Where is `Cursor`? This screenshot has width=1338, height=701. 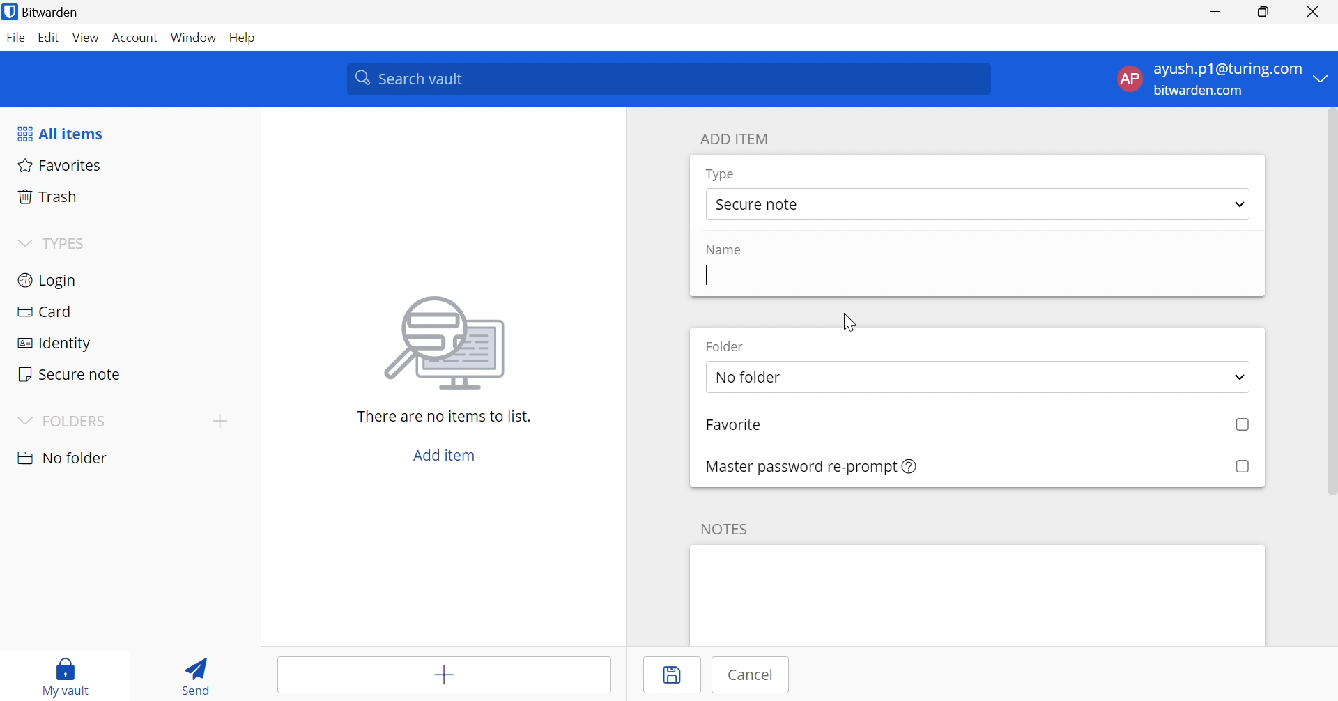 Cursor is located at coordinates (852, 325).